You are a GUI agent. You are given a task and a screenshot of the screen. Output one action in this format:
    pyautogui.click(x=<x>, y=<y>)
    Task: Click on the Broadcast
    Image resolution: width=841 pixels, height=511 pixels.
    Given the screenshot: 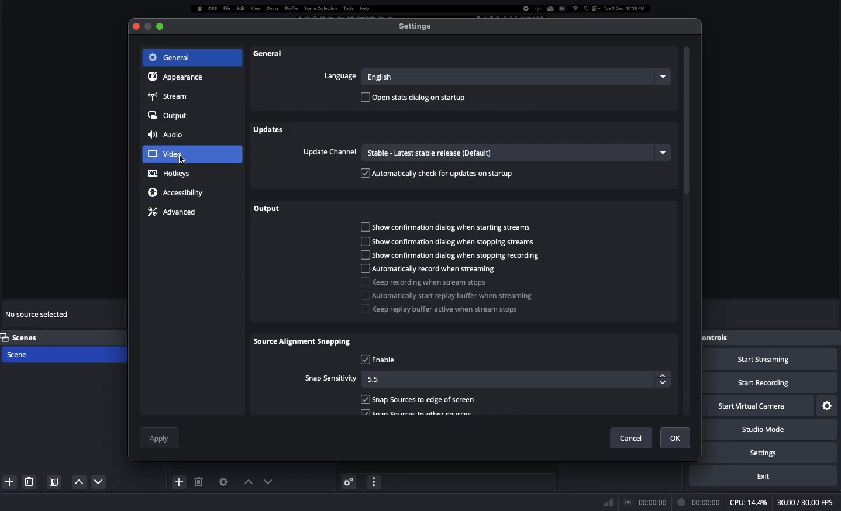 What is the action you would take?
    pyautogui.click(x=646, y=502)
    